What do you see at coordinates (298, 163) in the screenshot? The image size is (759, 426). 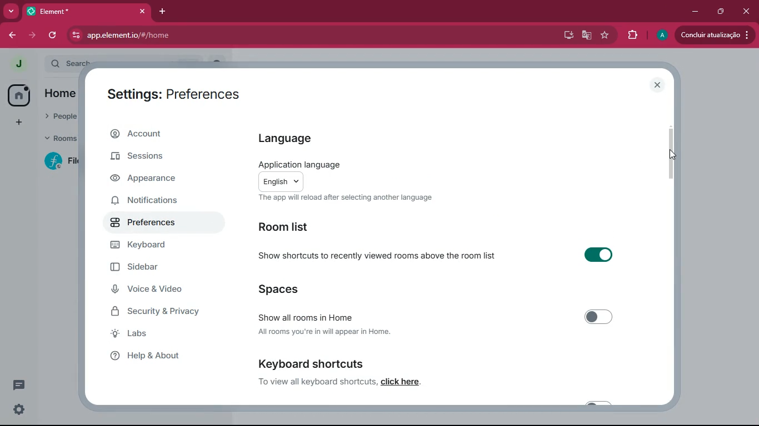 I see `application language ` at bounding box center [298, 163].